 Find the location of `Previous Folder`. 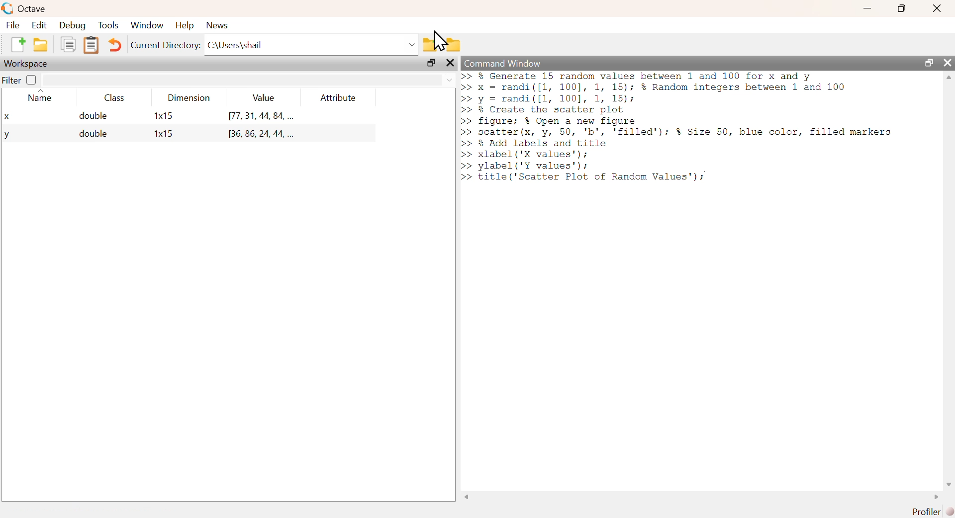

Previous Folder is located at coordinates (430, 45).